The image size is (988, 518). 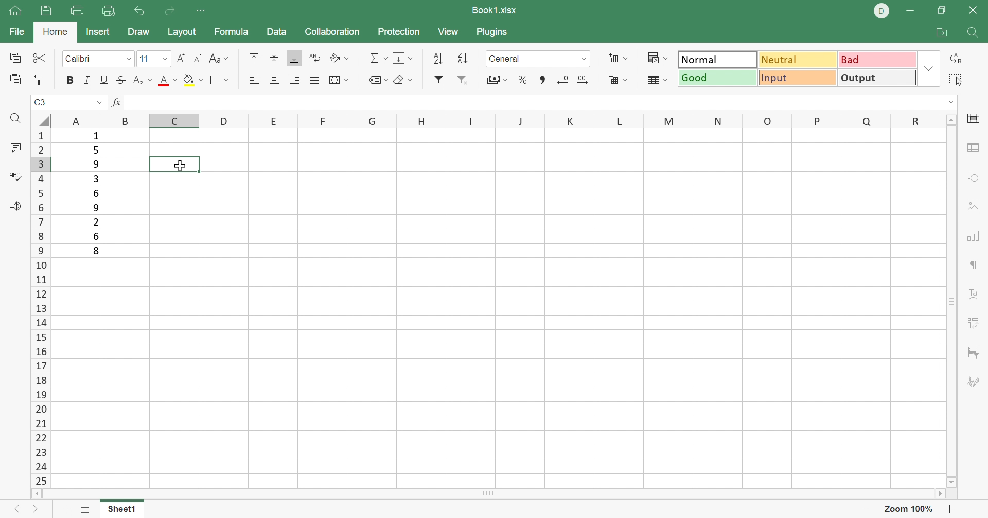 What do you see at coordinates (378, 58) in the screenshot?
I see `Summation` at bounding box center [378, 58].